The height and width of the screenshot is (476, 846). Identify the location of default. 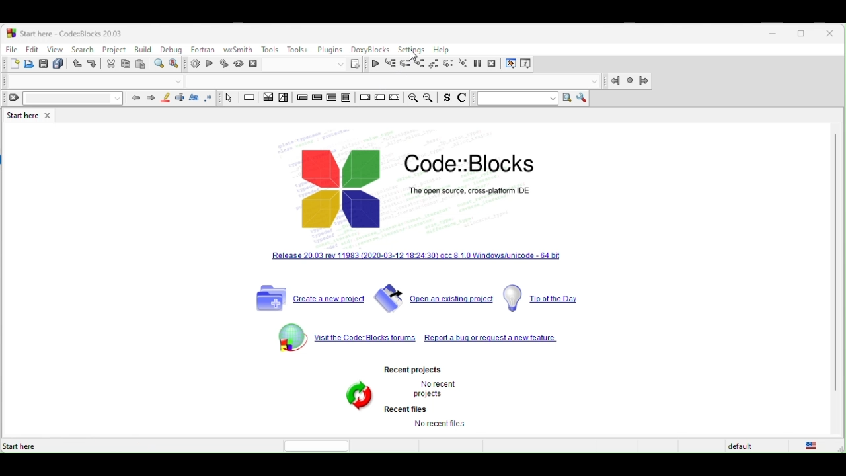
(742, 446).